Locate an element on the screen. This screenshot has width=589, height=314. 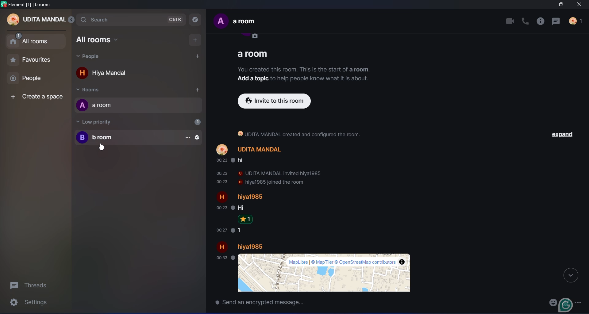
Cursor is located at coordinates (101, 147).